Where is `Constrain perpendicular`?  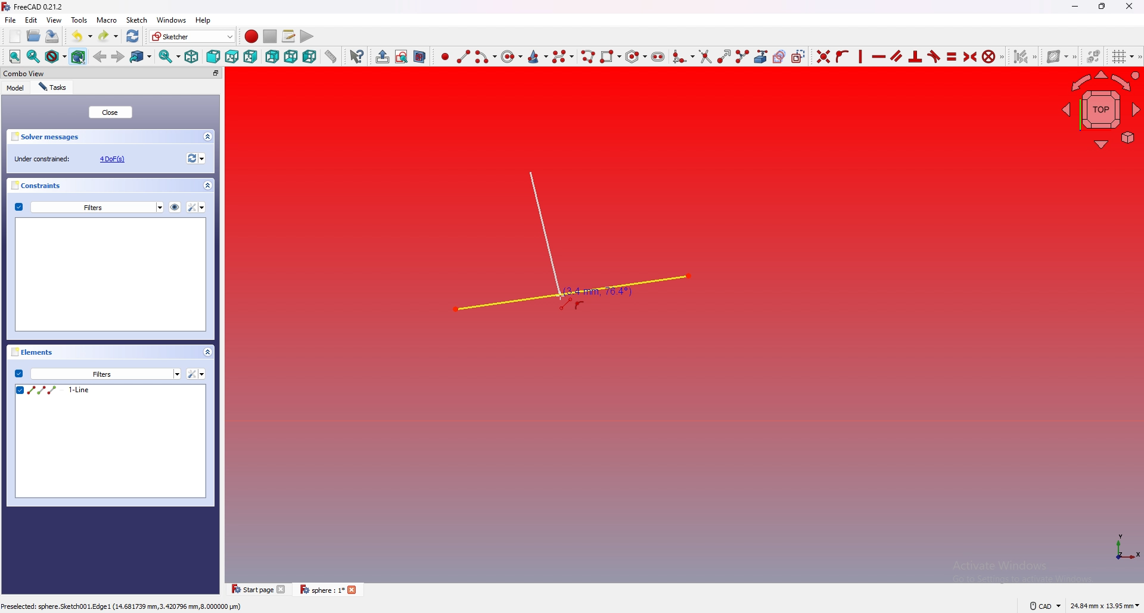 Constrain perpendicular is located at coordinates (914, 57).